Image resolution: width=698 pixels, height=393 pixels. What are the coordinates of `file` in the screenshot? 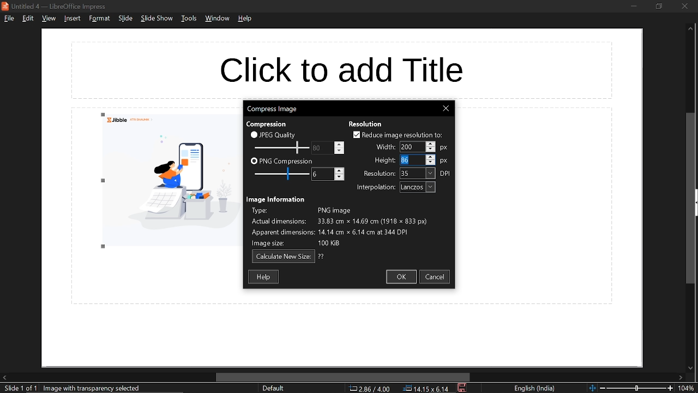 It's located at (9, 18).